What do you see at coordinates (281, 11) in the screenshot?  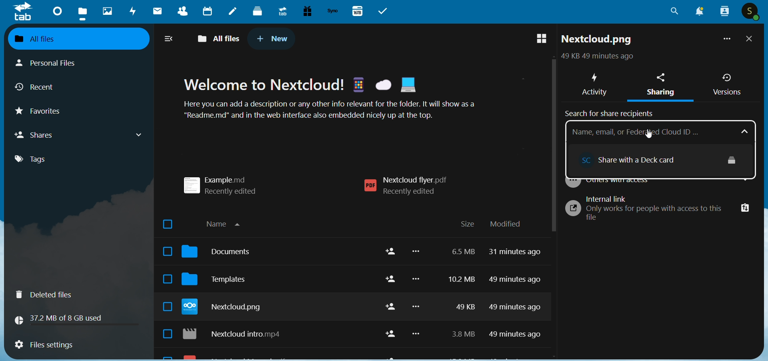 I see `upgrade` at bounding box center [281, 11].